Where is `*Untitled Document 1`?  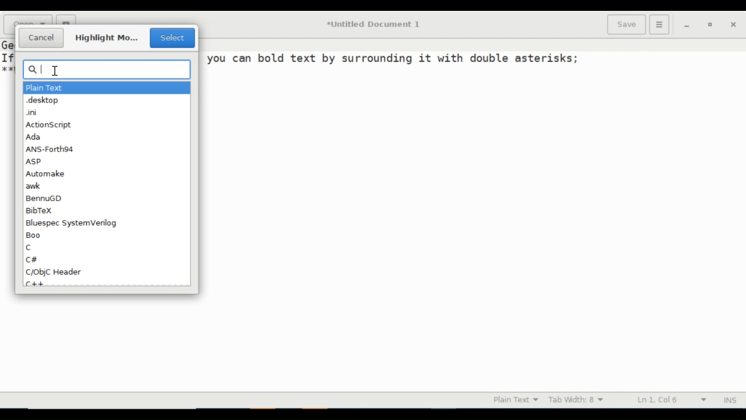
*Untitled Document 1 is located at coordinates (374, 24).